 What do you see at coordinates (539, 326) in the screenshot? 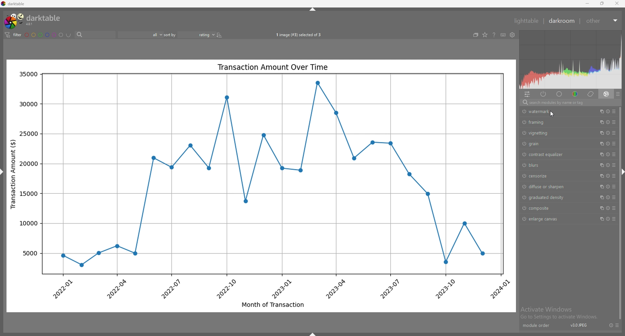
I see `module order` at bounding box center [539, 326].